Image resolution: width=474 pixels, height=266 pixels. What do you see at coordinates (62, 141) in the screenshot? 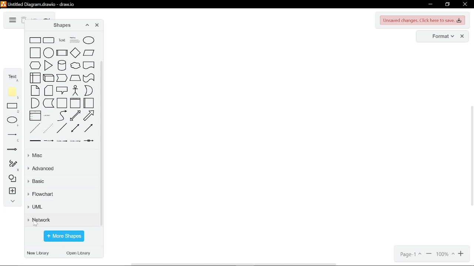
I see `connector with 2 labels` at bounding box center [62, 141].